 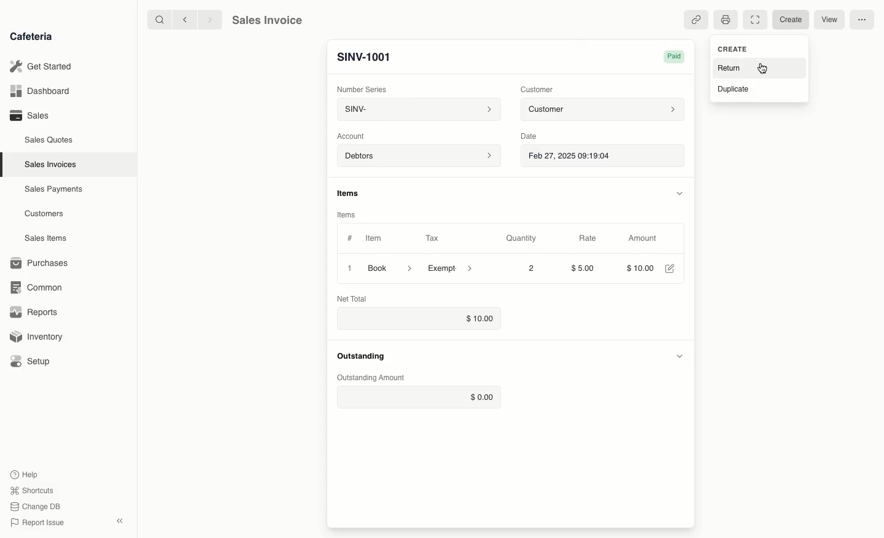 What do you see at coordinates (830, 20) in the screenshot?
I see `view` at bounding box center [830, 20].